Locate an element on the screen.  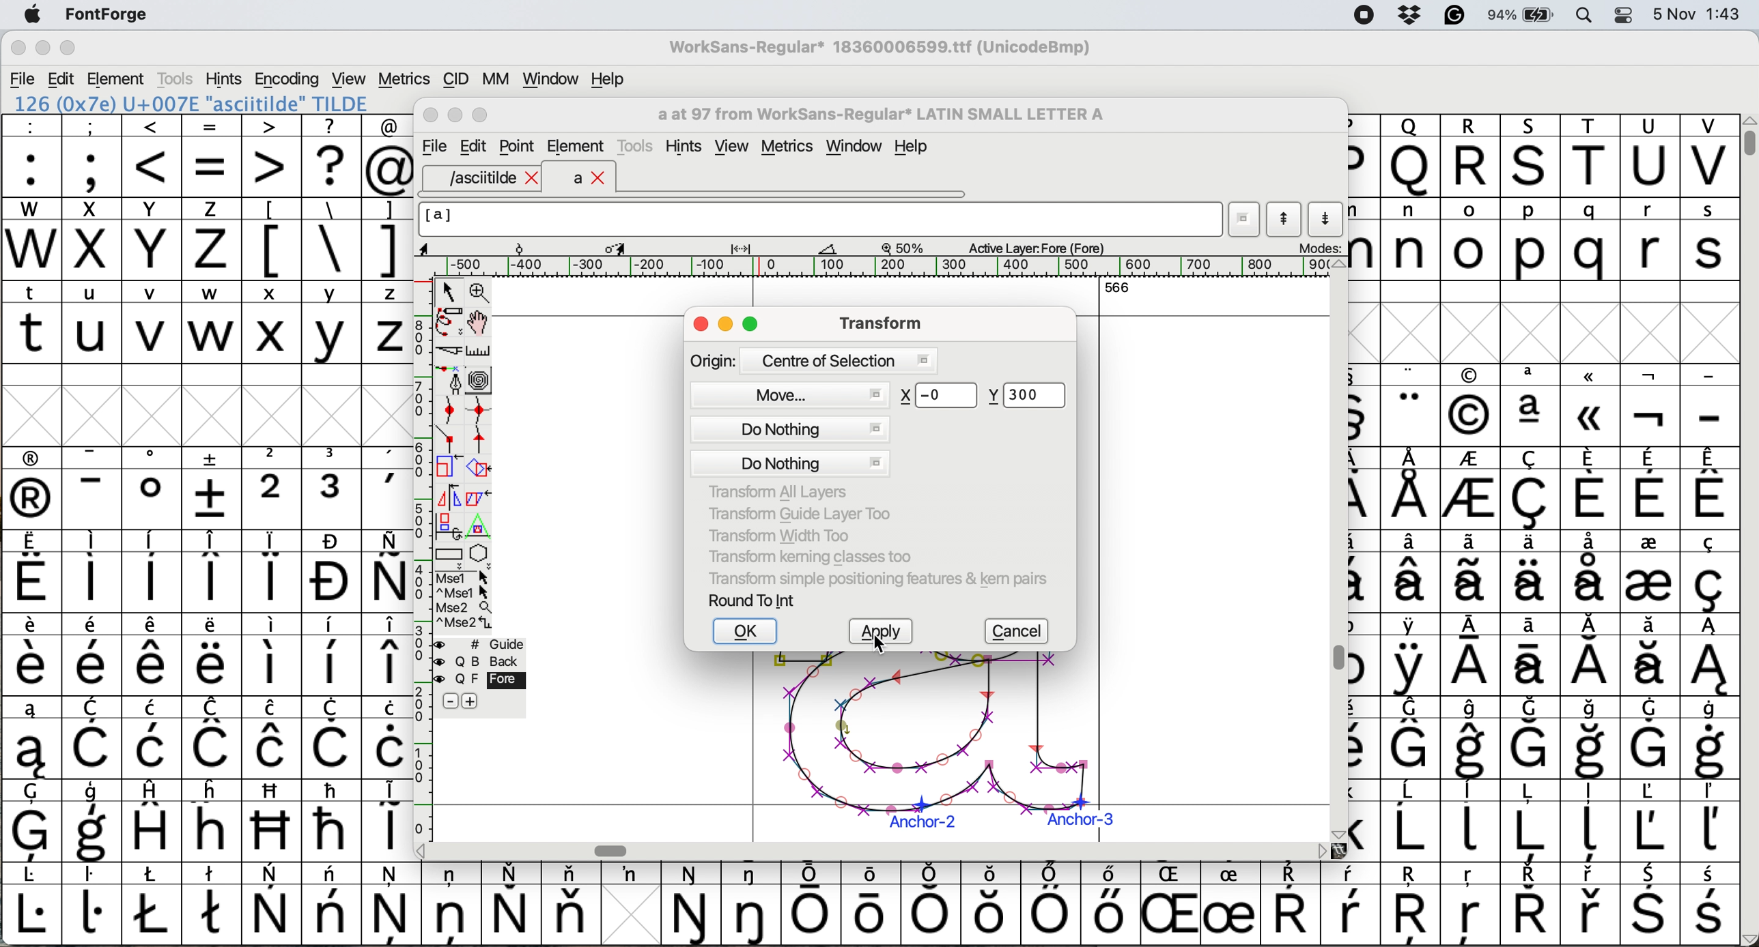
remove is located at coordinates (450, 702).